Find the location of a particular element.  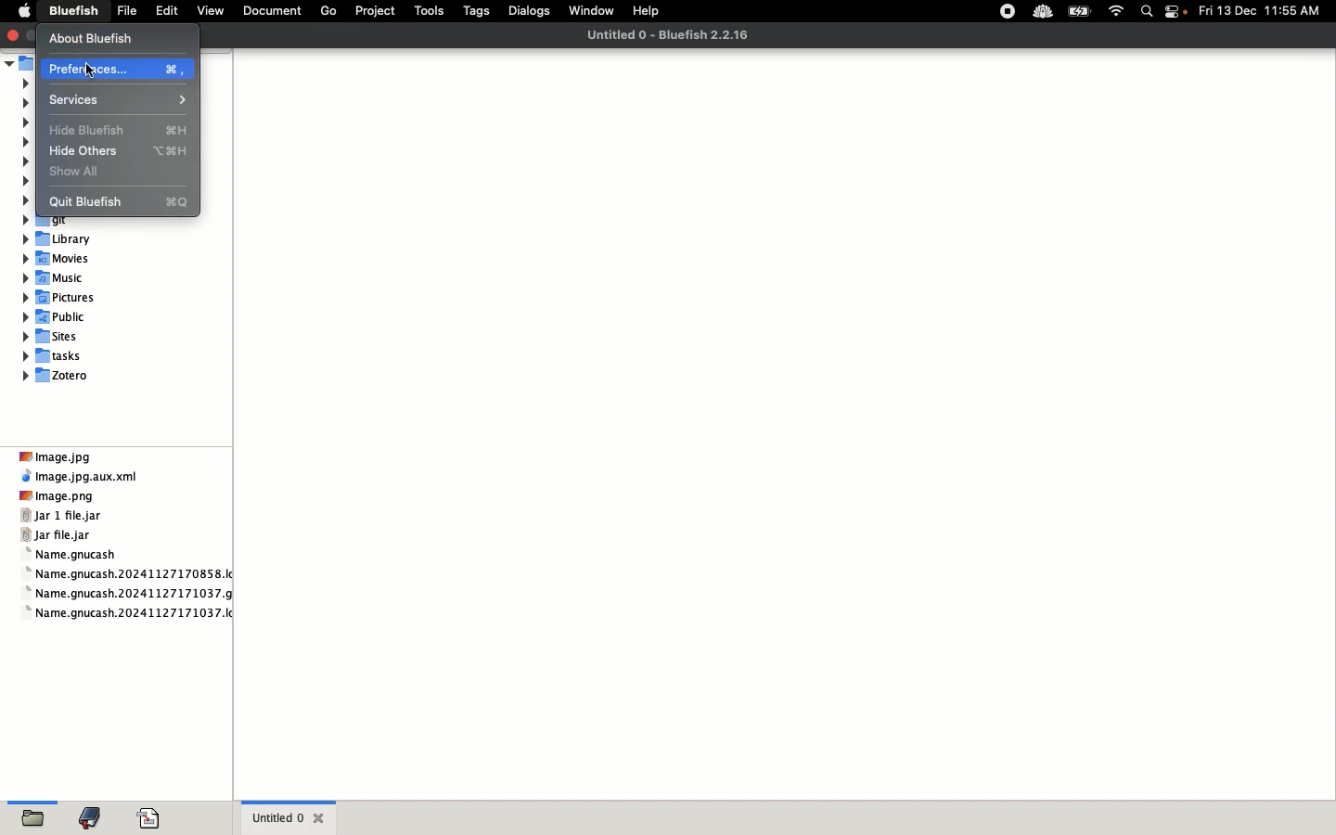

File is located at coordinates (124, 11).